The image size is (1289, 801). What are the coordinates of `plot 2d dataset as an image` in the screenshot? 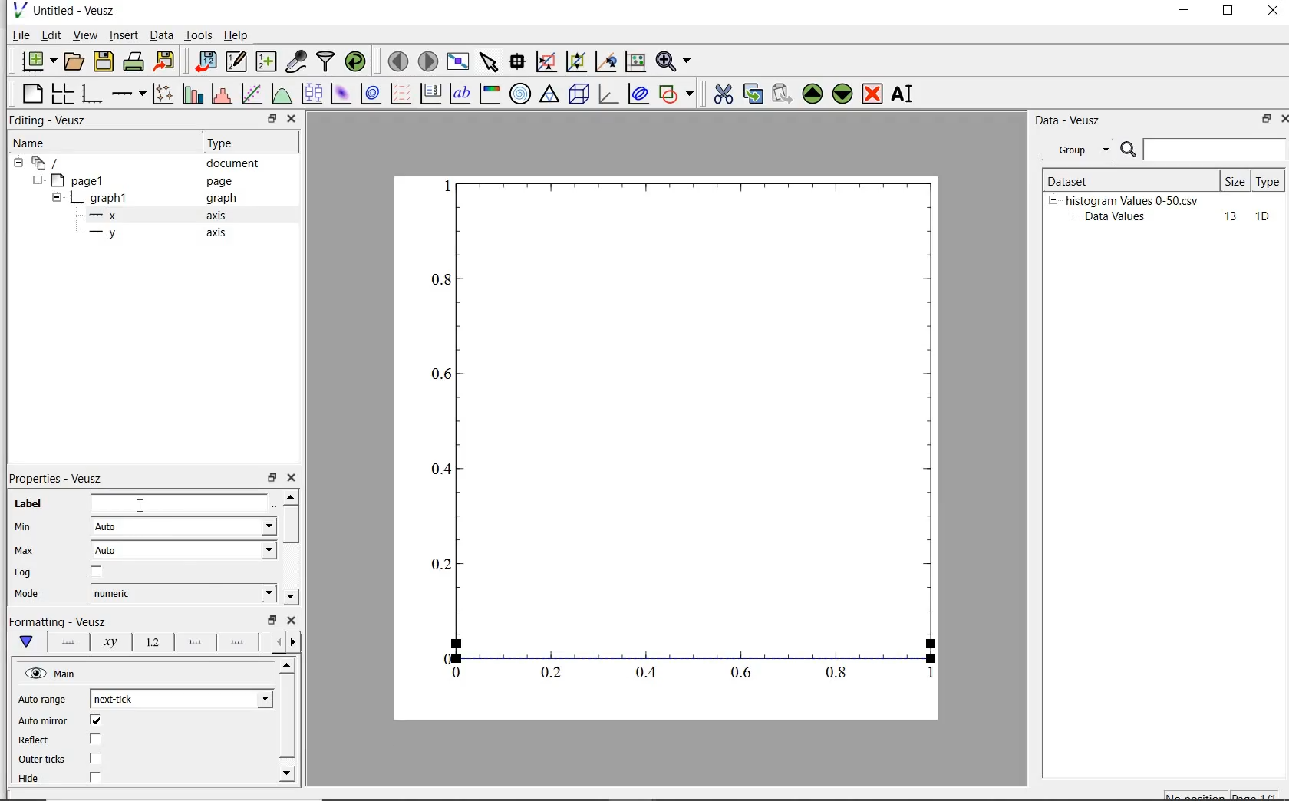 It's located at (341, 94).